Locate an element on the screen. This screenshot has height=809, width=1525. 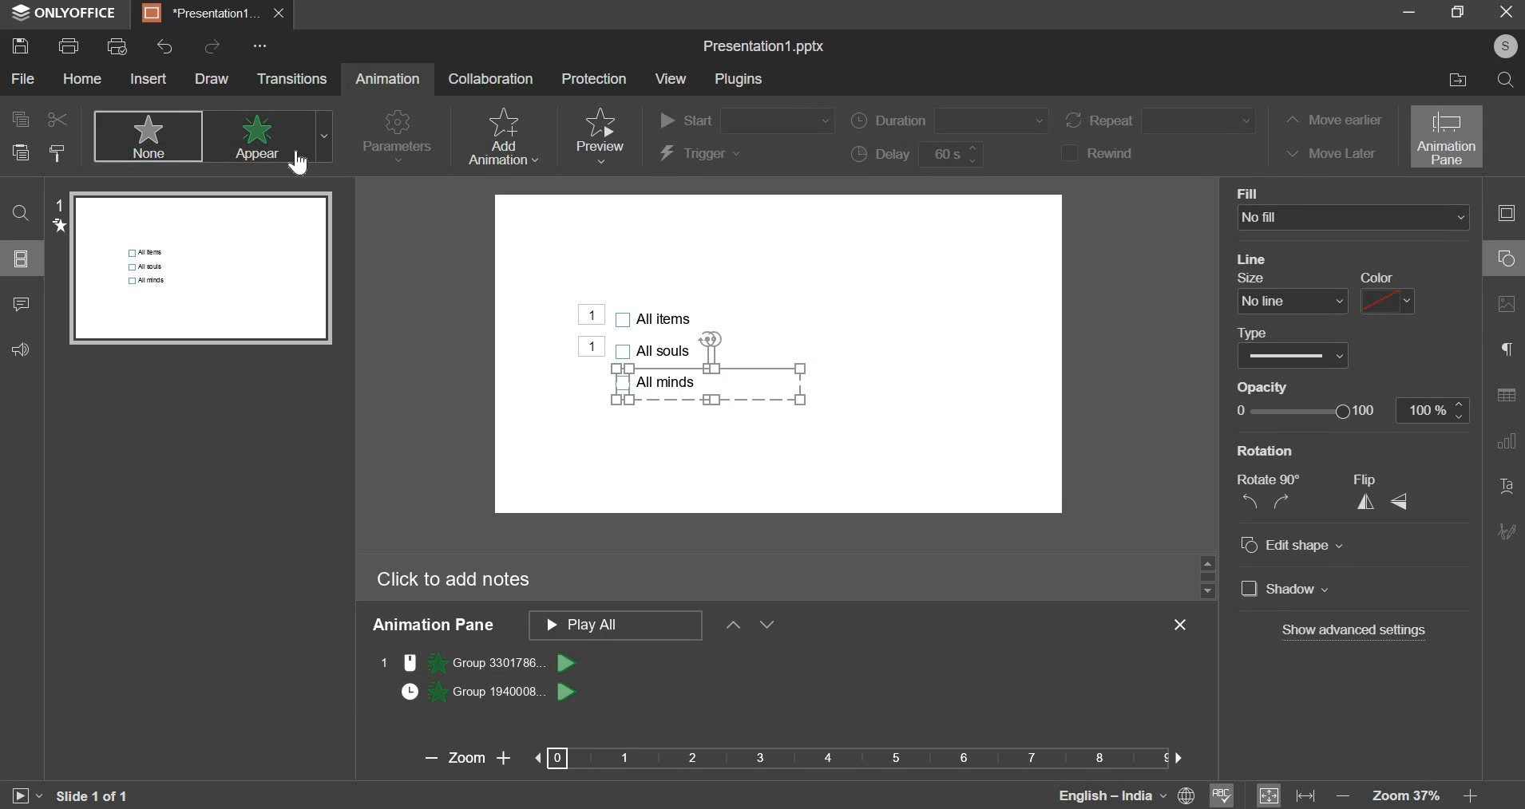
collaboration is located at coordinates (491, 77).